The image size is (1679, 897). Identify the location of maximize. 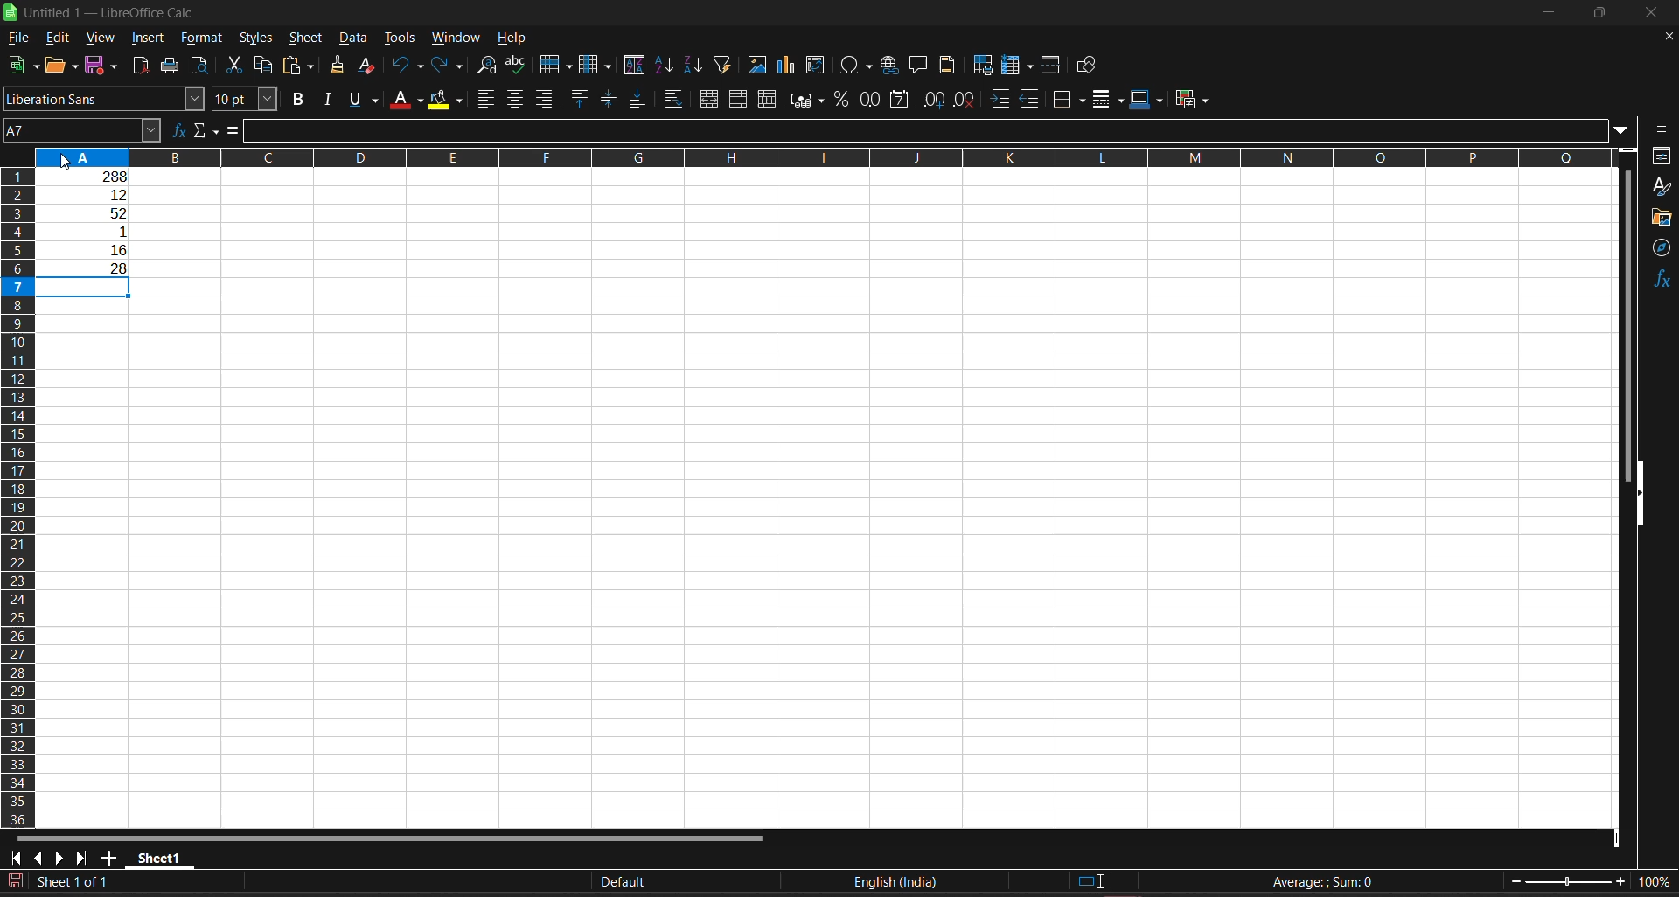
(1605, 13).